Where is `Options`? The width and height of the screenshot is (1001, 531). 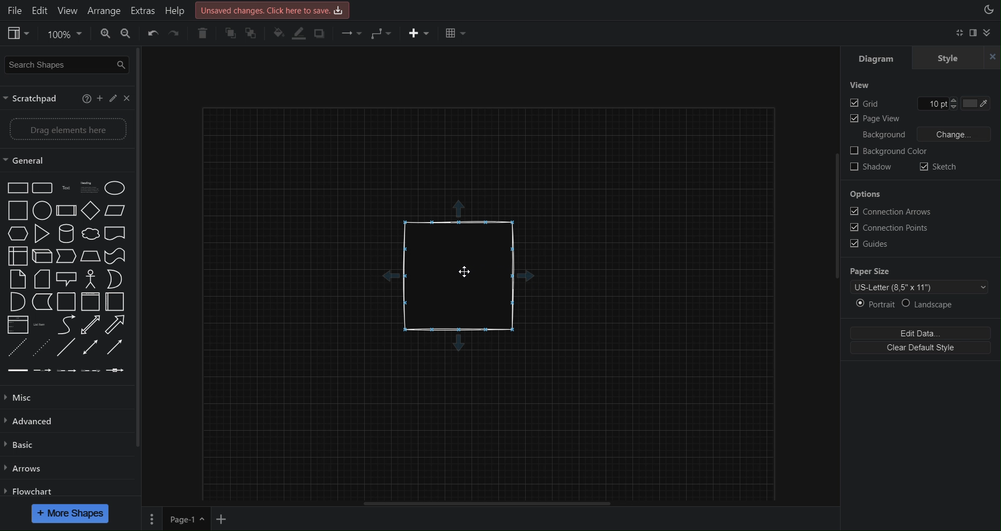 Options is located at coordinates (866, 194).